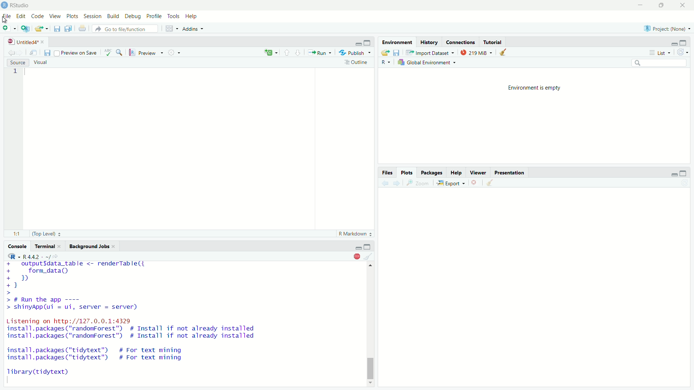 This screenshot has width=694, height=390. What do you see at coordinates (42, 28) in the screenshot?
I see `open an existing file` at bounding box center [42, 28].